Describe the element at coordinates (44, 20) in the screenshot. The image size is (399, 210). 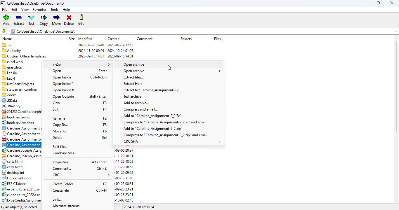
I see `copy` at that location.